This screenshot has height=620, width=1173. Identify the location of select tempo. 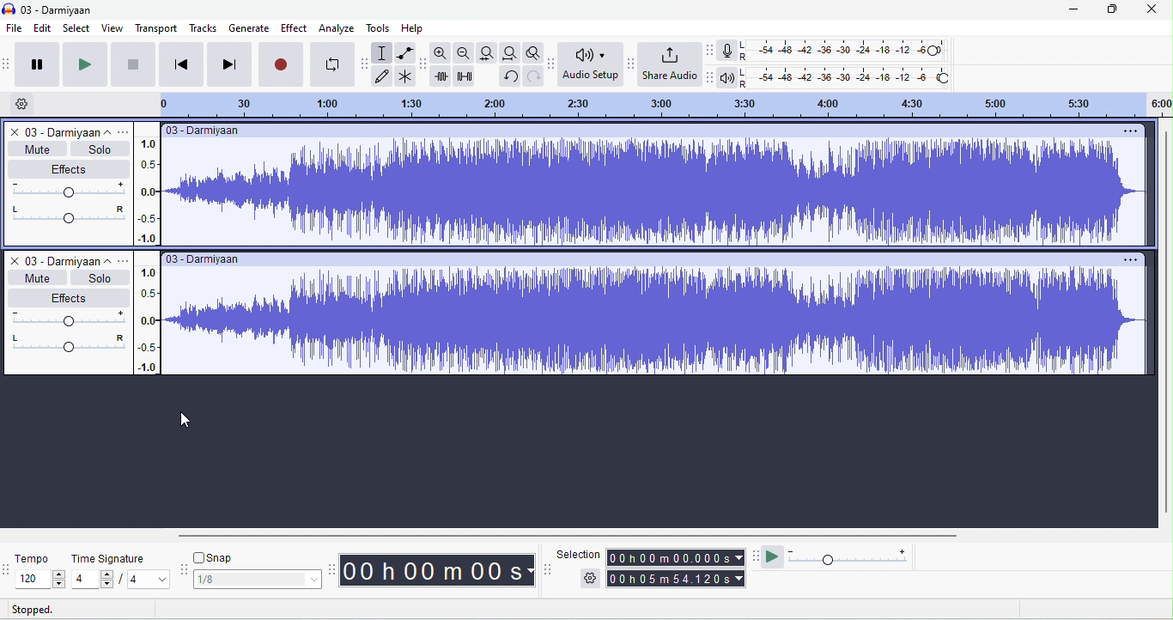
(36, 580).